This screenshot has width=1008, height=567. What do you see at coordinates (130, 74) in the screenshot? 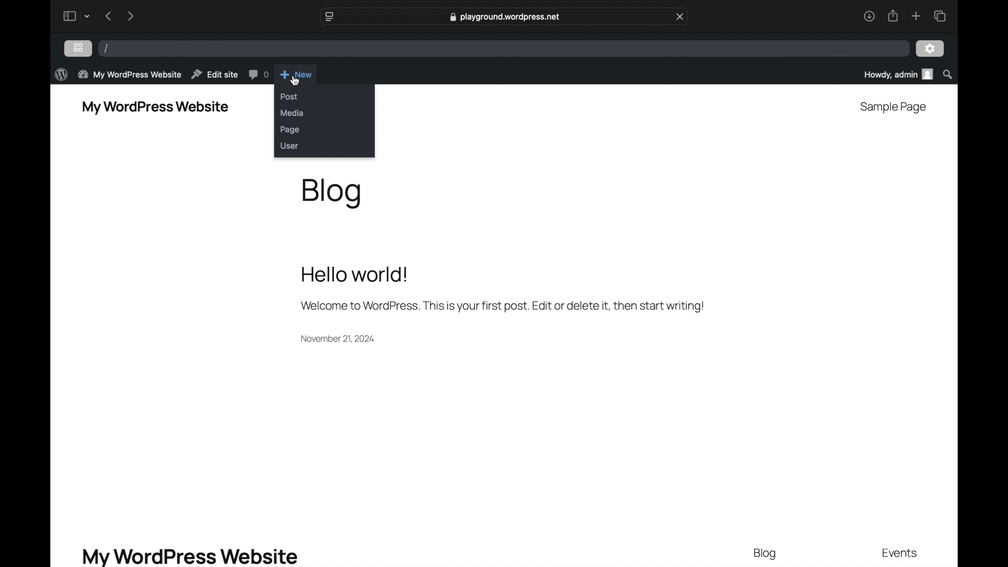
I see `my wordpress website` at bounding box center [130, 74].